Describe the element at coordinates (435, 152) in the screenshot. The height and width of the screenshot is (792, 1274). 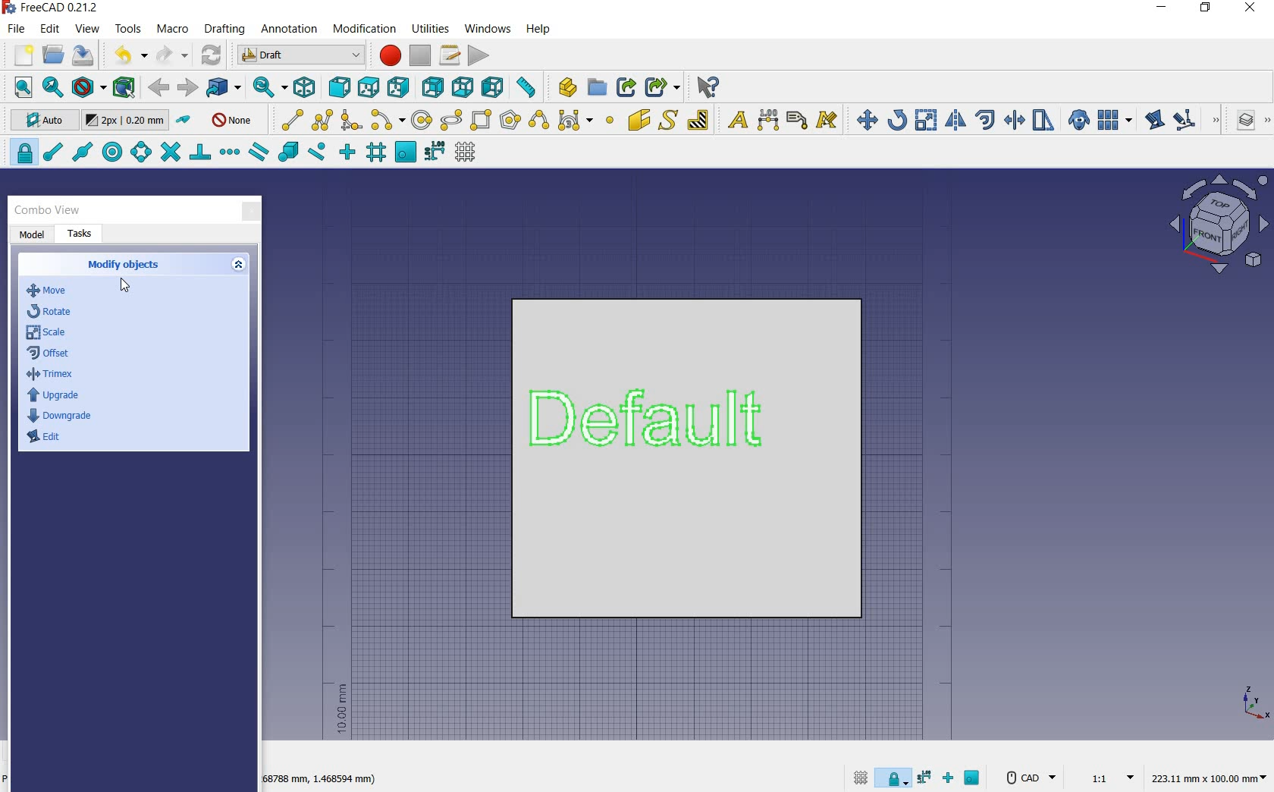
I see `snap dimensions` at that location.